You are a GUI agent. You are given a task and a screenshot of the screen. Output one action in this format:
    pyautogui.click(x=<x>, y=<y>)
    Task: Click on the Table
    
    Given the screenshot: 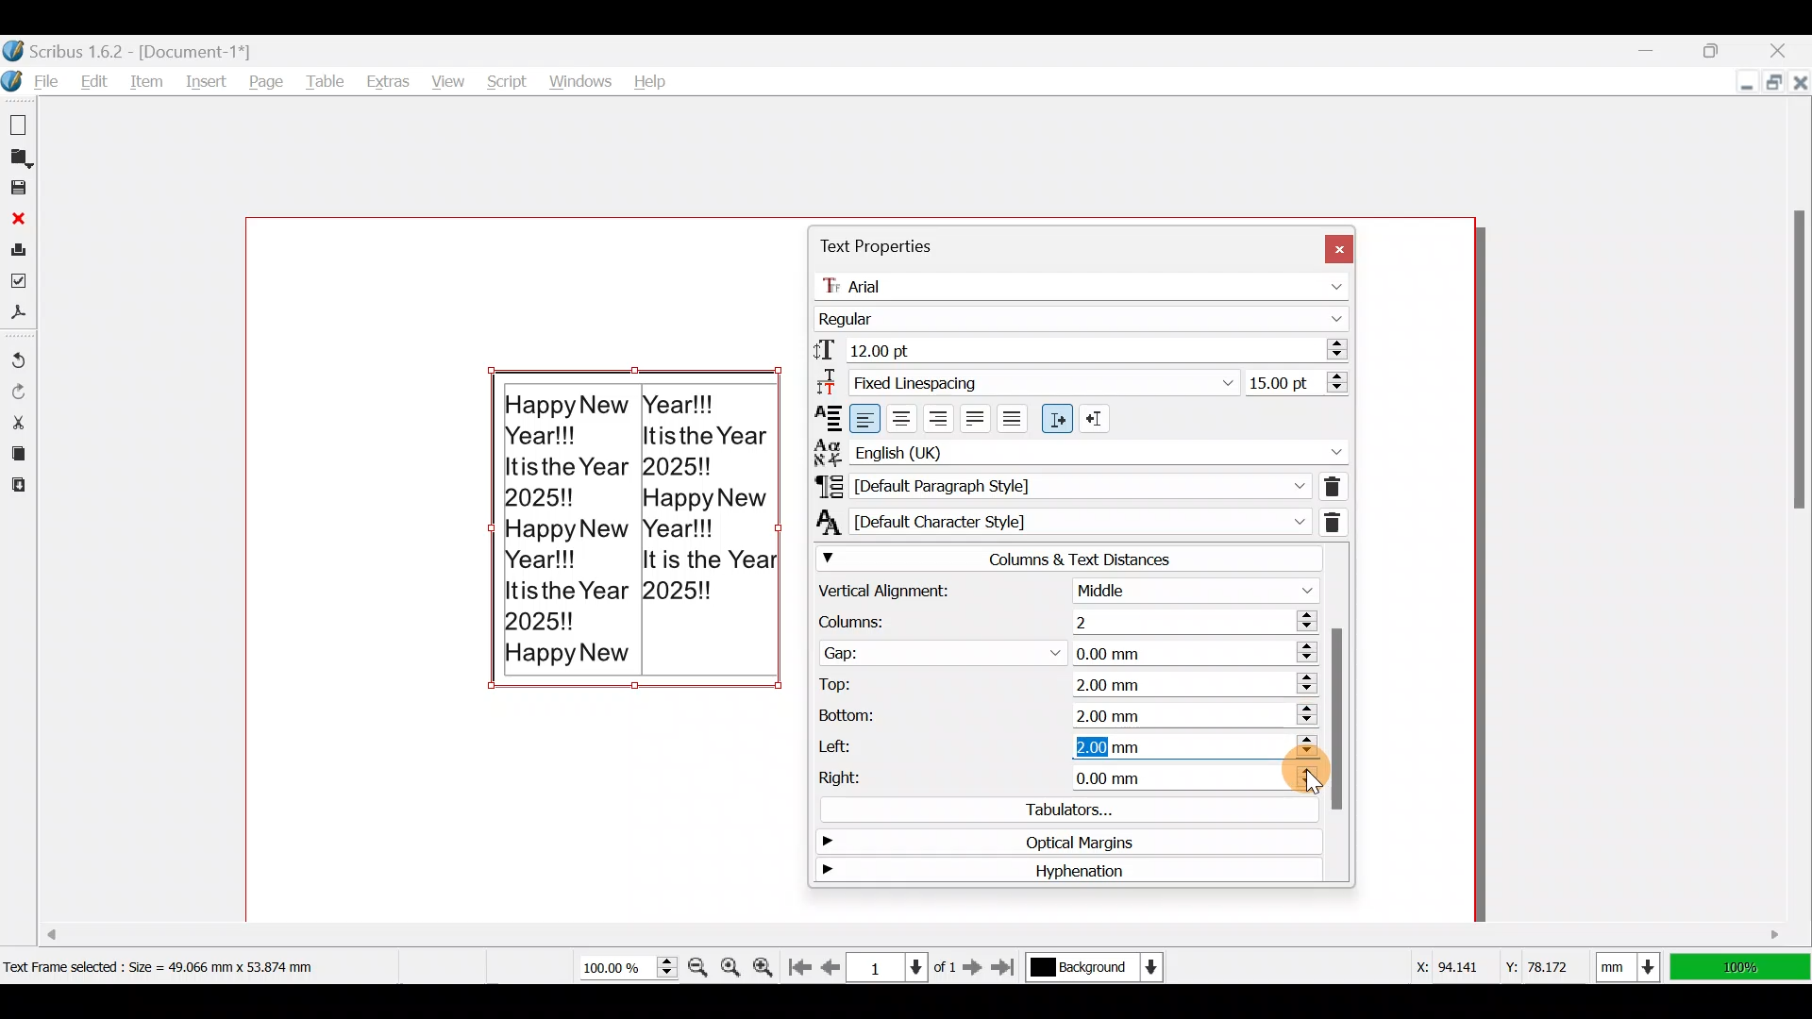 What is the action you would take?
    pyautogui.click(x=327, y=80)
    